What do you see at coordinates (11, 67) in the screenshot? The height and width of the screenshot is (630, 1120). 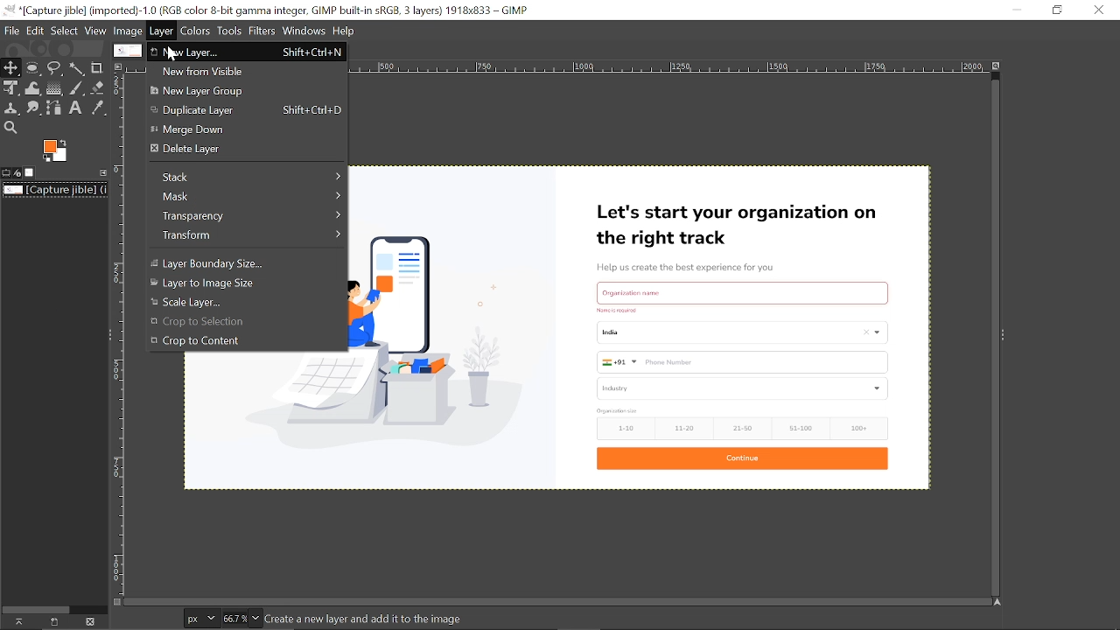 I see `Move tool` at bounding box center [11, 67].